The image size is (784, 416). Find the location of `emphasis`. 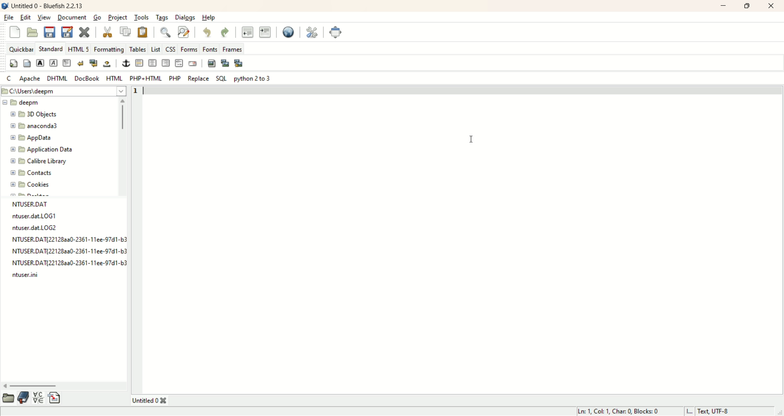

emphasis is located at coordinates (53, 64).